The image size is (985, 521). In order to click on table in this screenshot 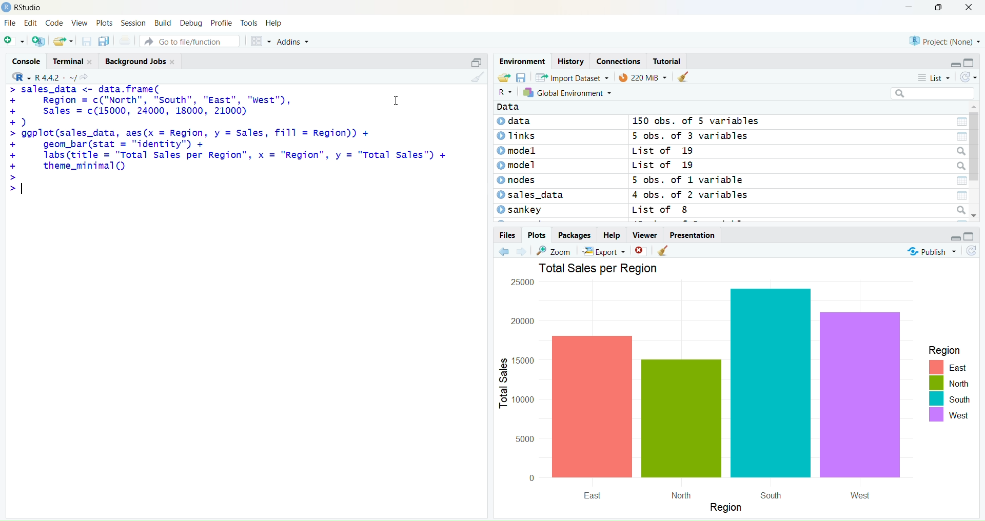, I will do `click(955, 121)`.